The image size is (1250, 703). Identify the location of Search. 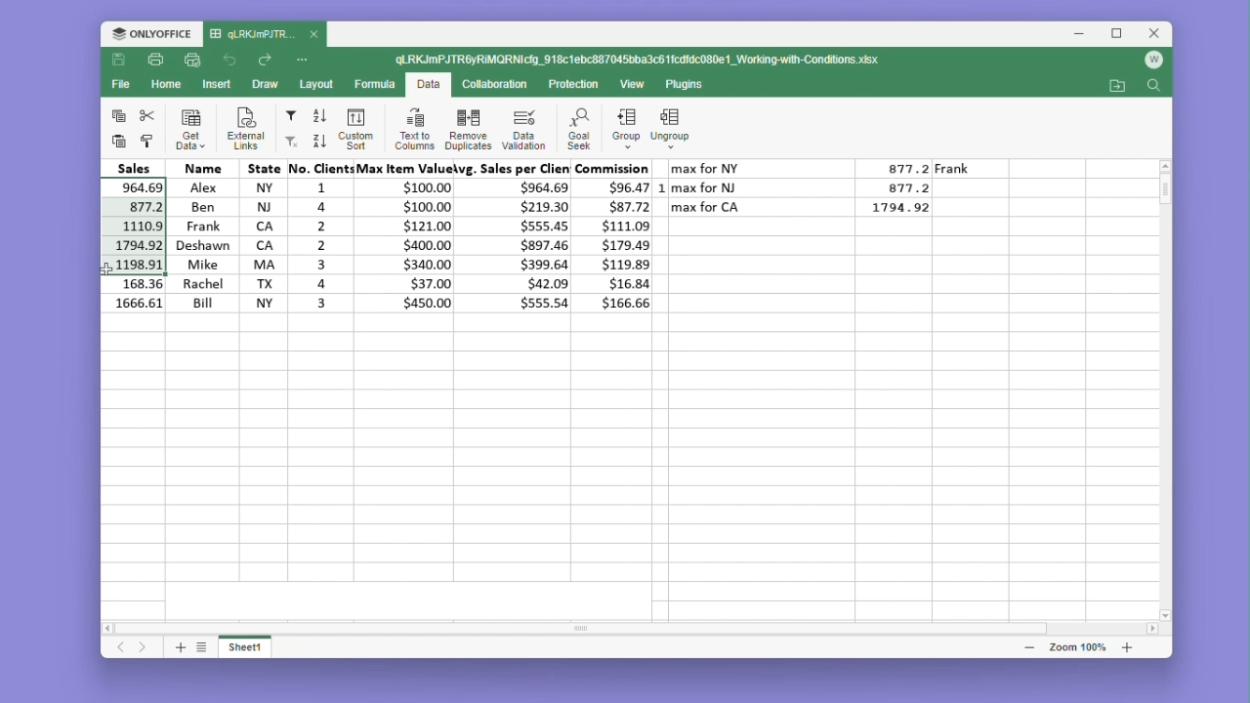
(1153, 87).